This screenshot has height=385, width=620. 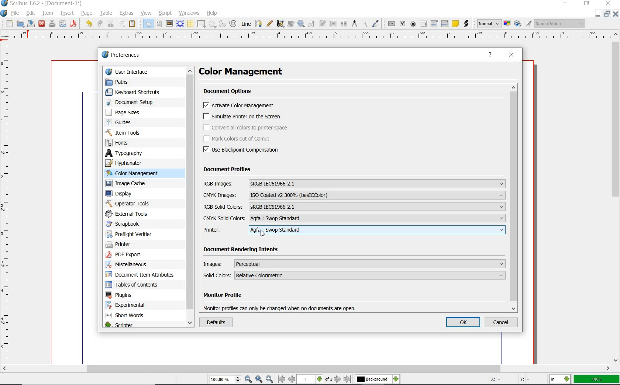 I want to click on pdf radio button, so click(x=413, y=24).